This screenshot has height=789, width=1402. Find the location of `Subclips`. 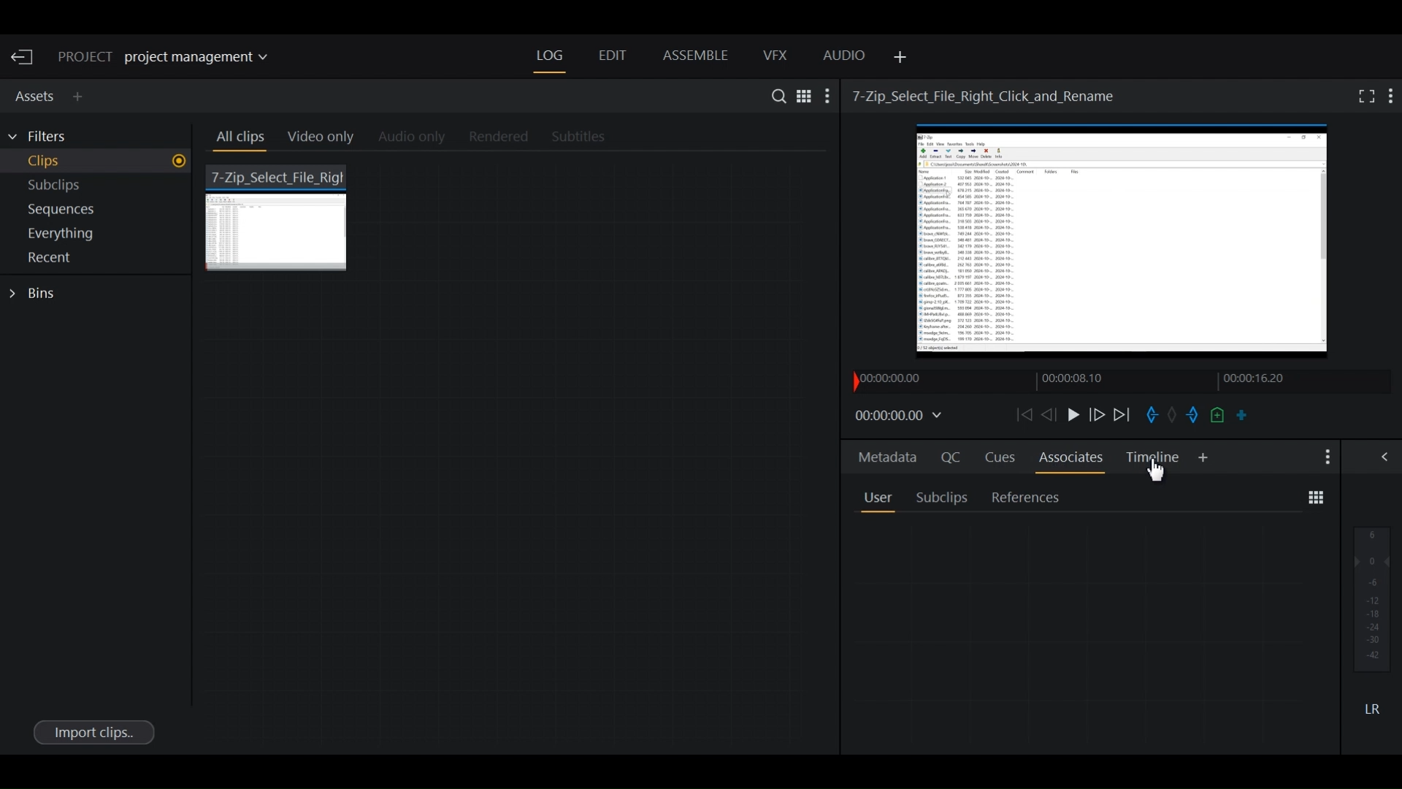

Subclips is located at coordinates (943, 497).